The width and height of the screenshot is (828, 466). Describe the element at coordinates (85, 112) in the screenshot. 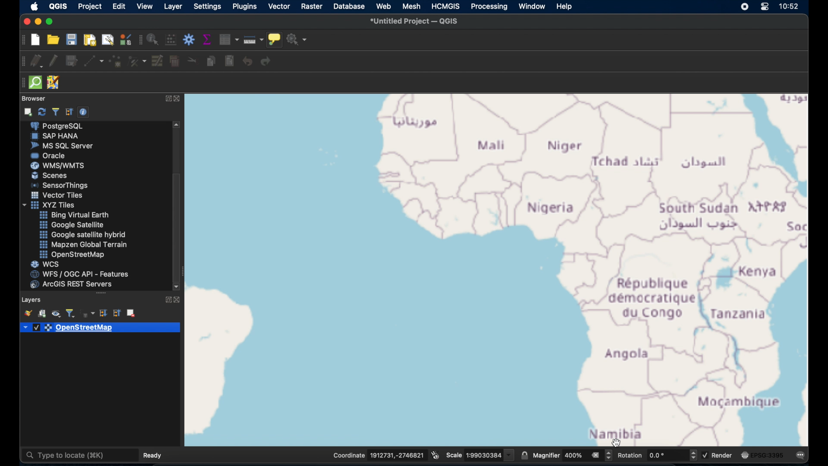

I see `enable/disable properties widget` at that location.